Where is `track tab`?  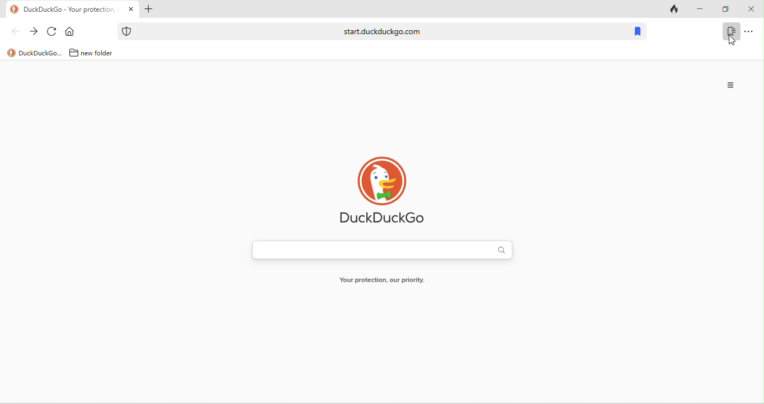 track tab is located at coordinates (674, 10).